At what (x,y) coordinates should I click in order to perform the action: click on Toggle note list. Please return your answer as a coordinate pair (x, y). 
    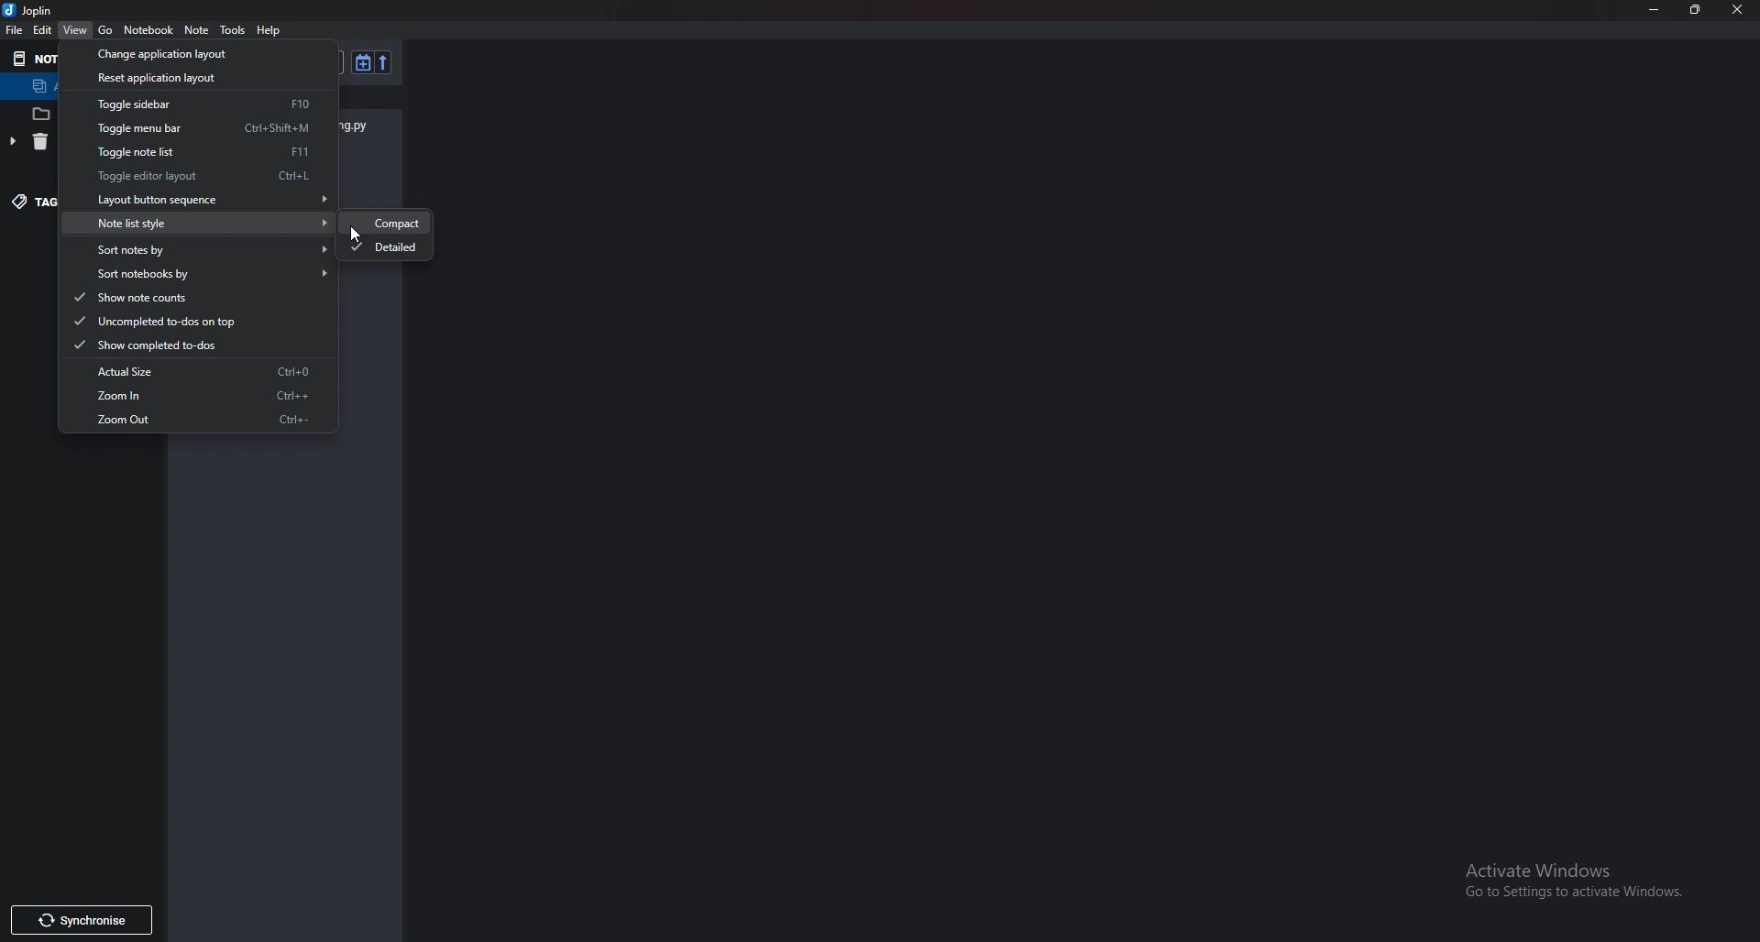
    Looking at the image, I should click on (195, 152).